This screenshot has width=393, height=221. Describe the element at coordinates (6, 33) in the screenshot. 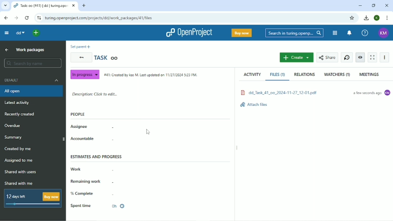

I see `Collapse project menu` at that location.